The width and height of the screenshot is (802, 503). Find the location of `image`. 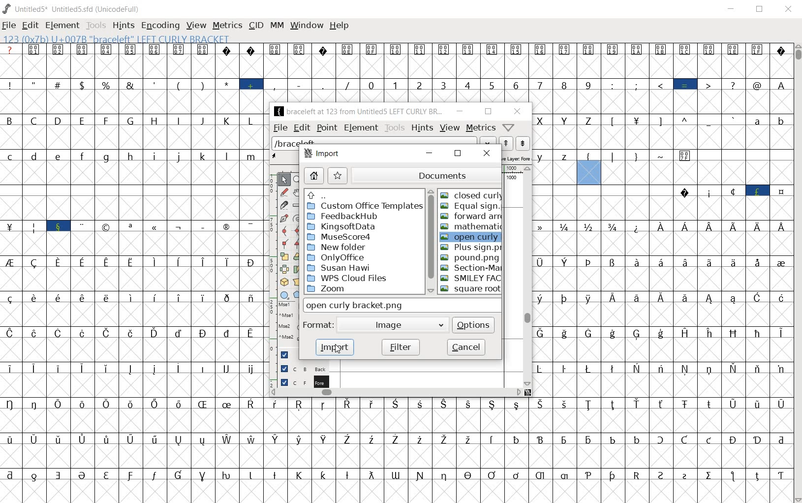

image is located at coordinates (392, 325).